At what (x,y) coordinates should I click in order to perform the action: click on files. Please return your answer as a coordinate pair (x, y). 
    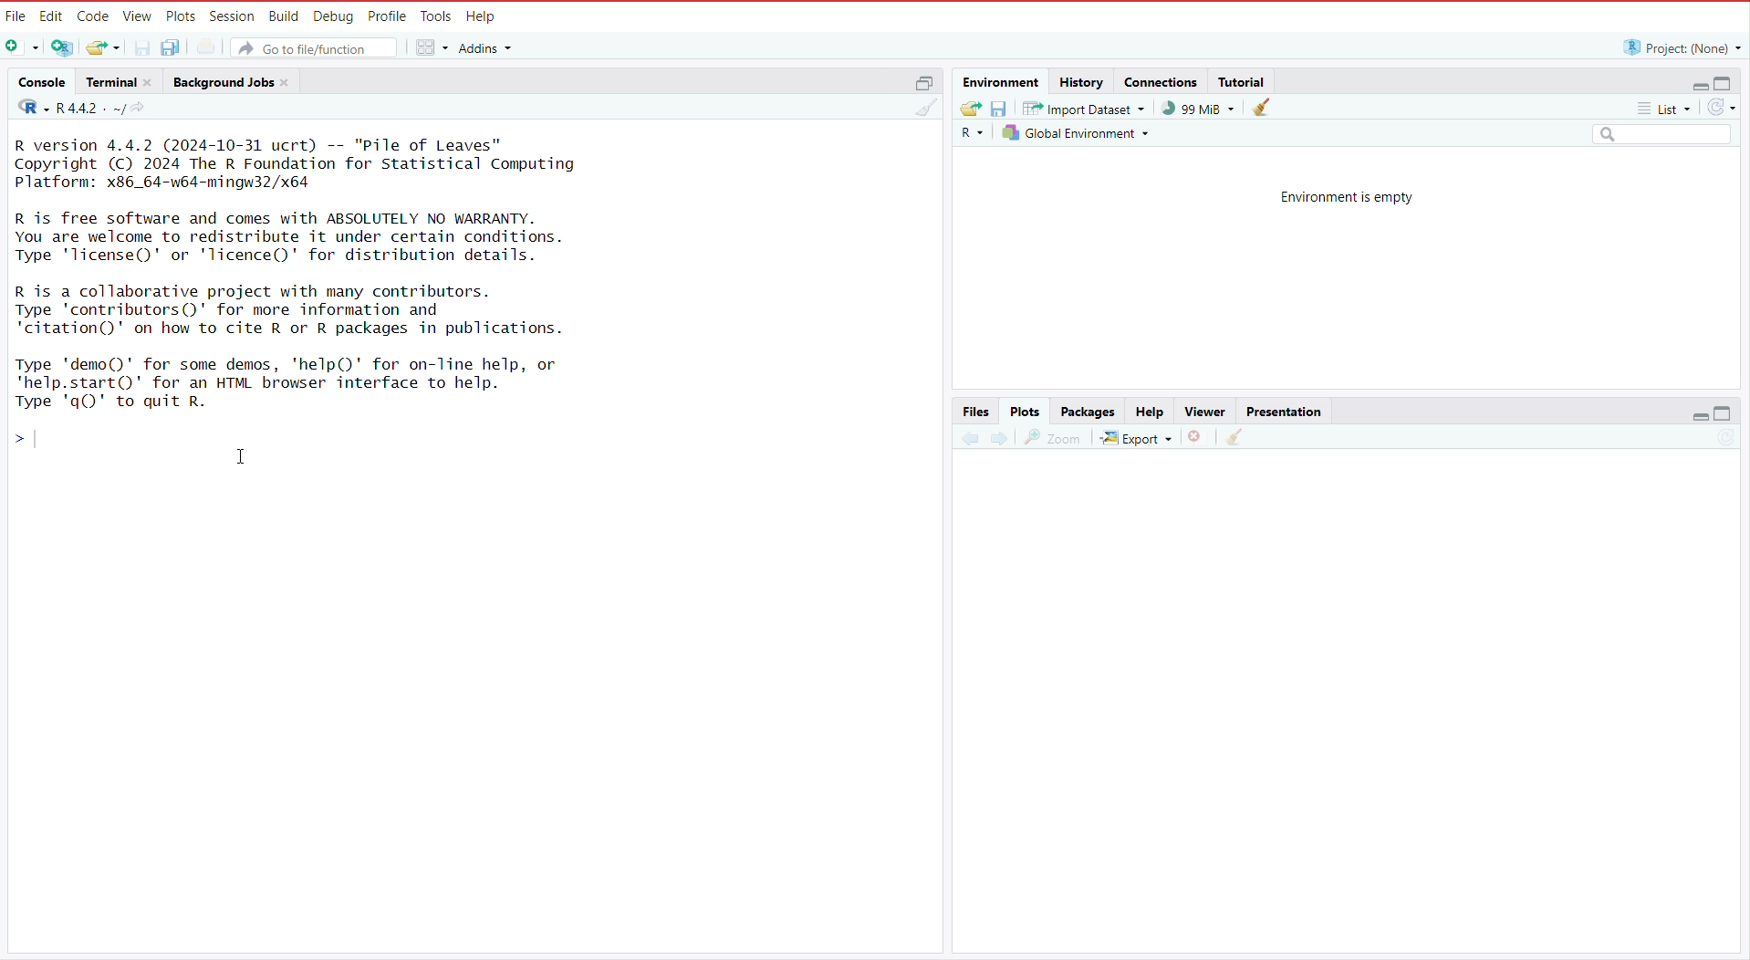
    Looking at the image, I should click on (976, 410).